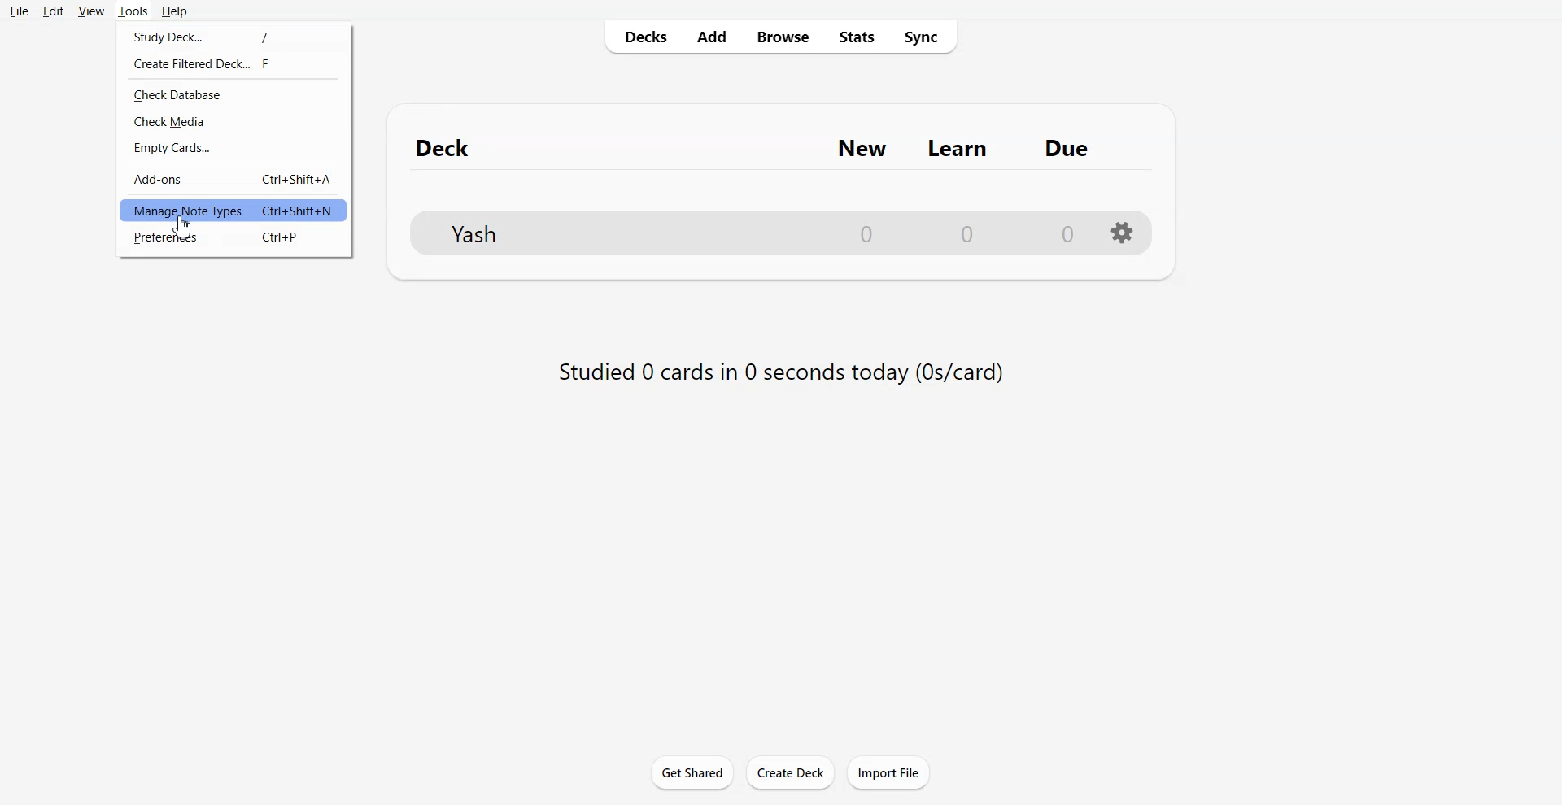 The height and width of the screenshot is (805, 1562). What do you see at coordinates (52, 11) in the screenshot?
I see `Edit` at bounding box center [52, 11].